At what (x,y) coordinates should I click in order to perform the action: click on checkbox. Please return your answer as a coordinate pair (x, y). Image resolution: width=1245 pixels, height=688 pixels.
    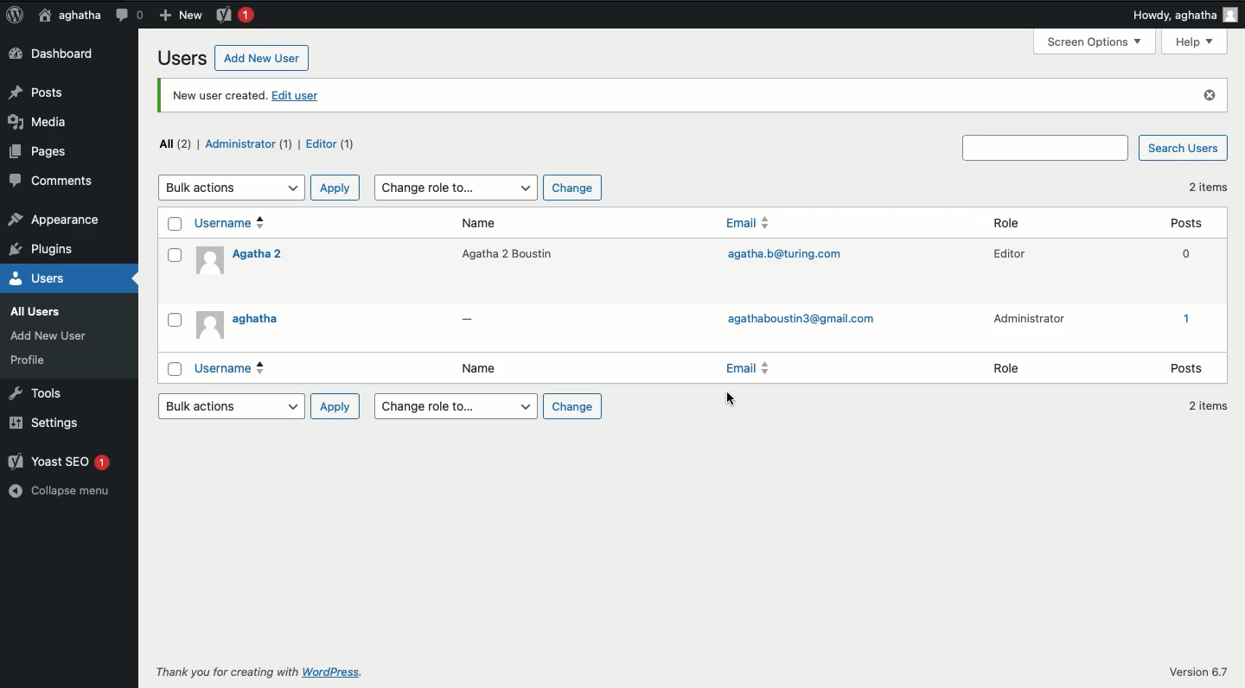
    Looking at the image, I should click on (173, 257).